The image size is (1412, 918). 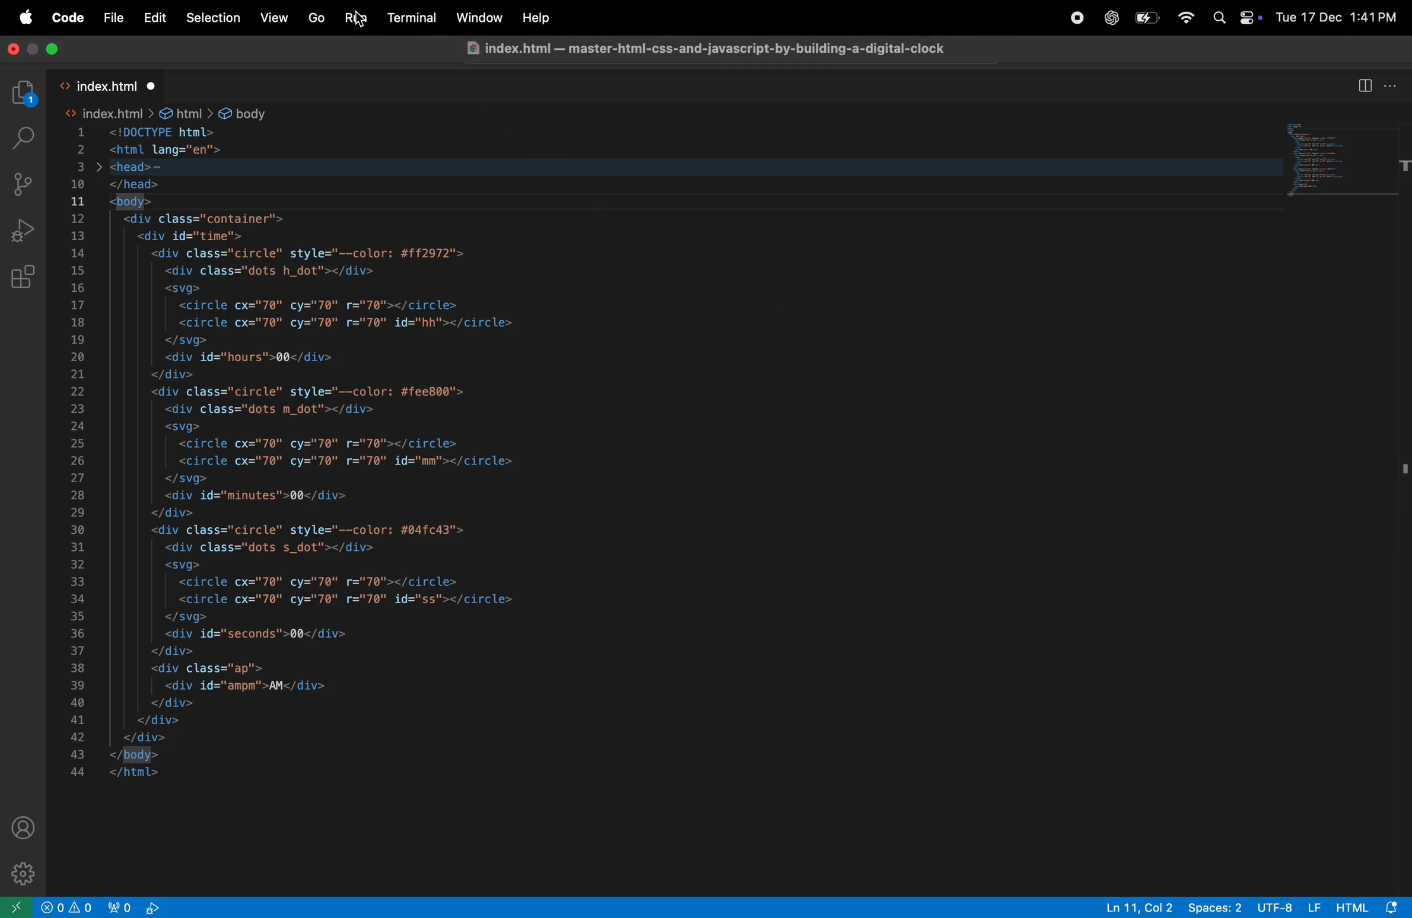 What do you see at coordinates (1291, 907) in the screenshot?
I see `Utf -8` at bounding box center [1291, 907].